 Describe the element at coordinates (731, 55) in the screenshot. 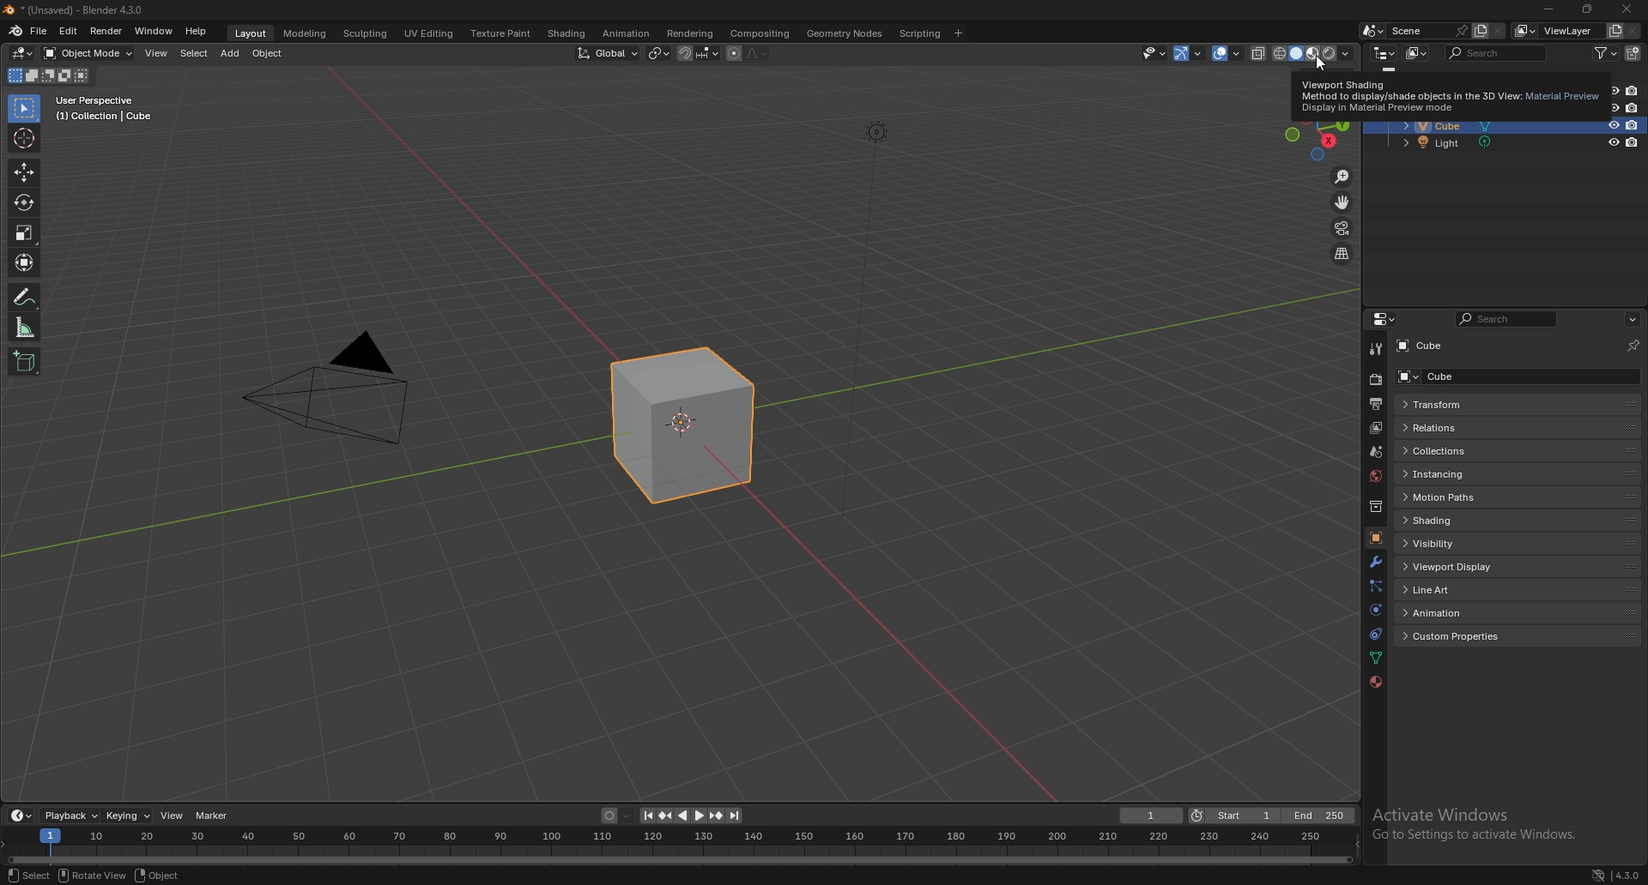

I see `proportional editing objects` at that location.